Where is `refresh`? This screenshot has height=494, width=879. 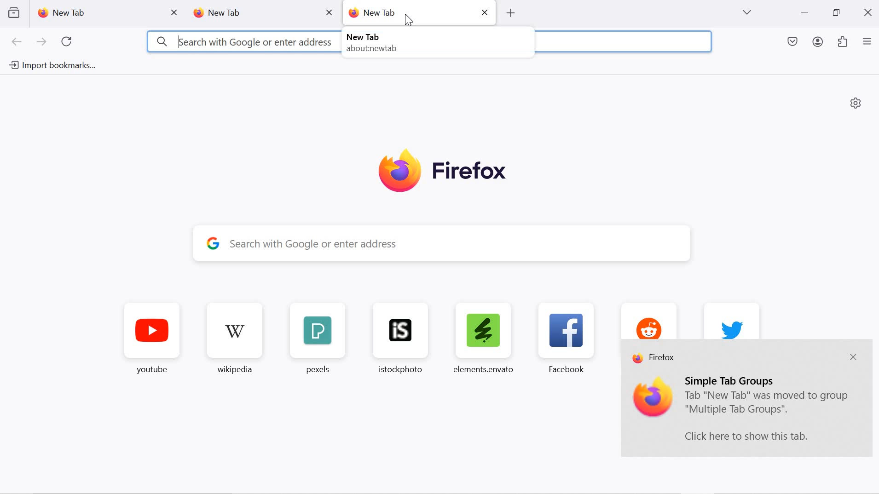
refresh is located at coordinates (67, 42).